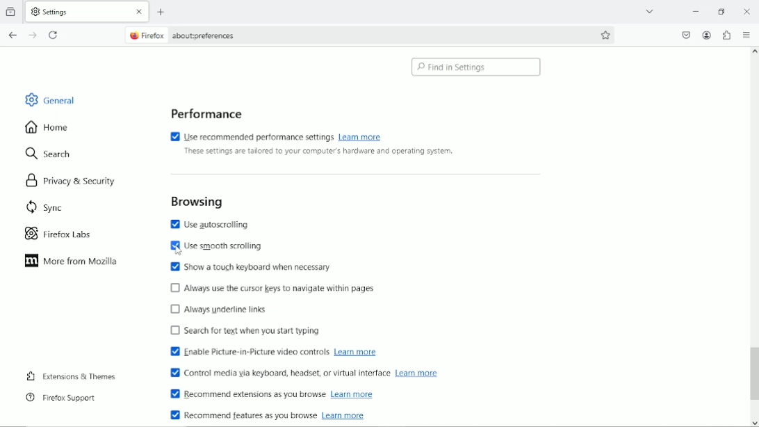 This screenshot has height=427, width=759. Describe the element at coordinates (695, 10) in the screenshot. I see `minimize` at that location.